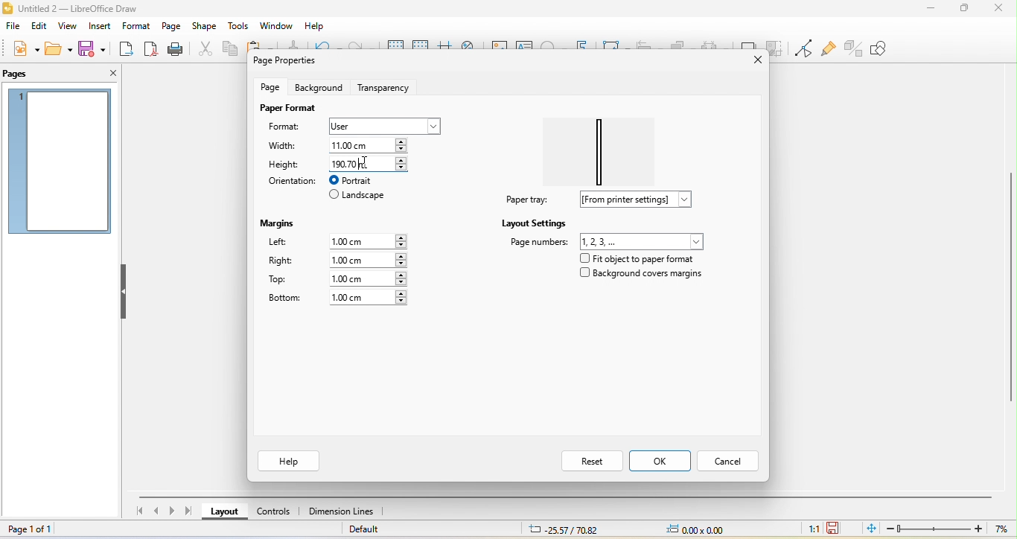 The height and width of the screenshot is (539, 1017). What do you see at coordinates (274, 514) in the screenshot?
I see `control` at bounding box center [274, 514].